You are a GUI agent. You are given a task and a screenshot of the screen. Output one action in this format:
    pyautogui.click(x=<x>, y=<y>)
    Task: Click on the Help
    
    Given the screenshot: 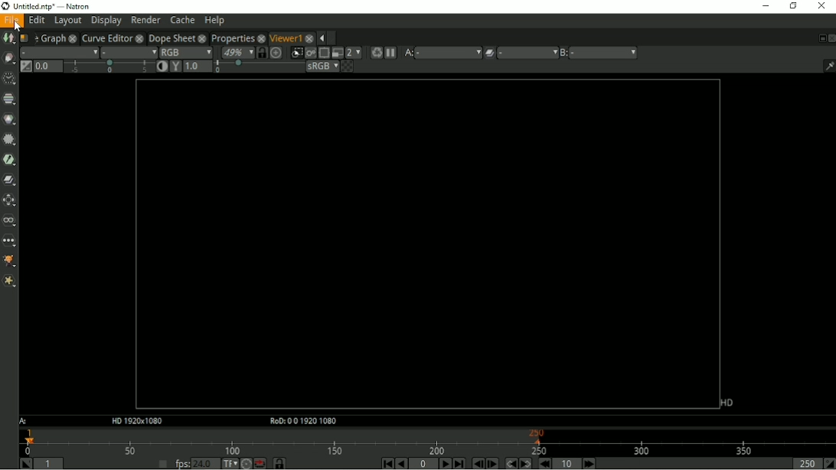 What is the action you would take?
    pyautogui.click(x=214, y=21)
    